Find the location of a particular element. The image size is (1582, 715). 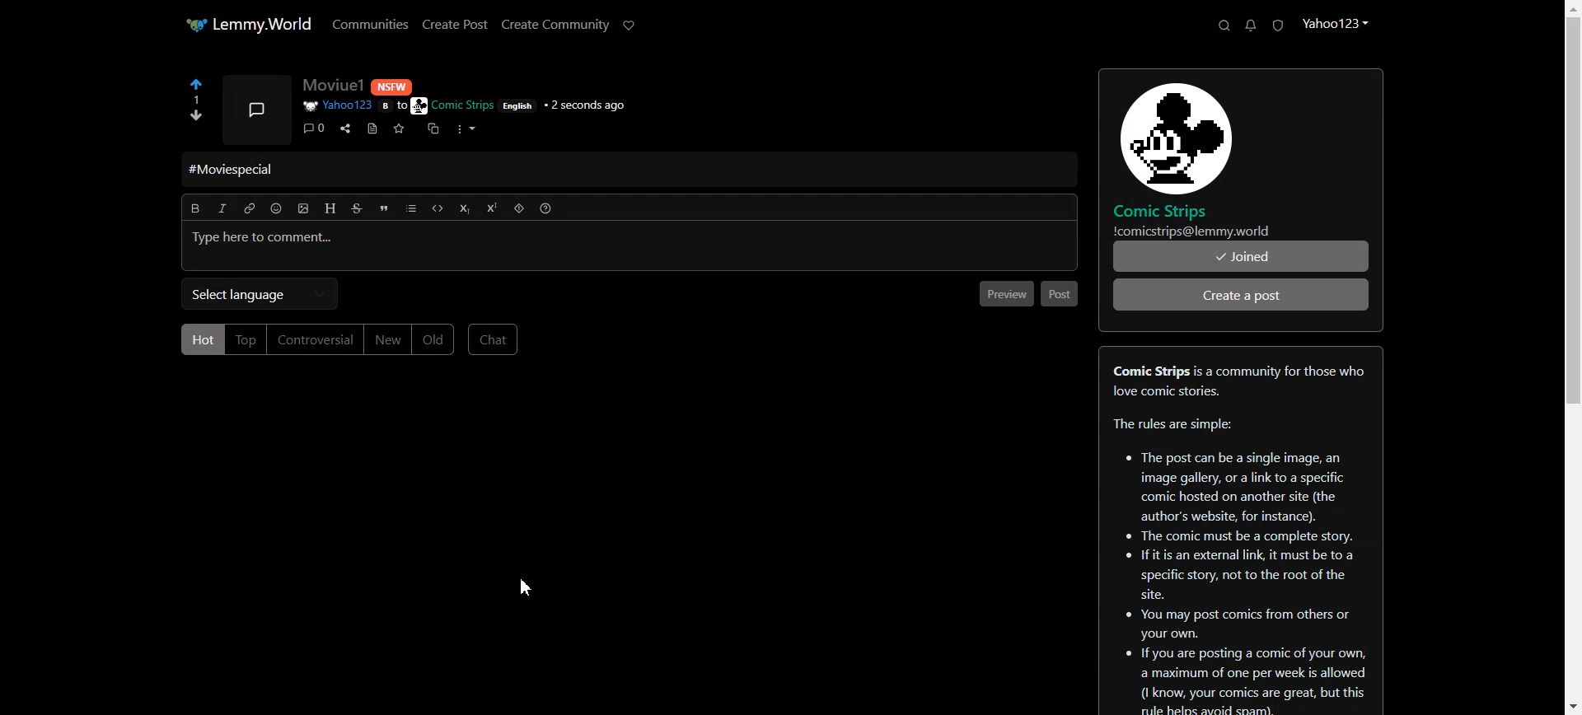

More is located at coordinates (467, 129).